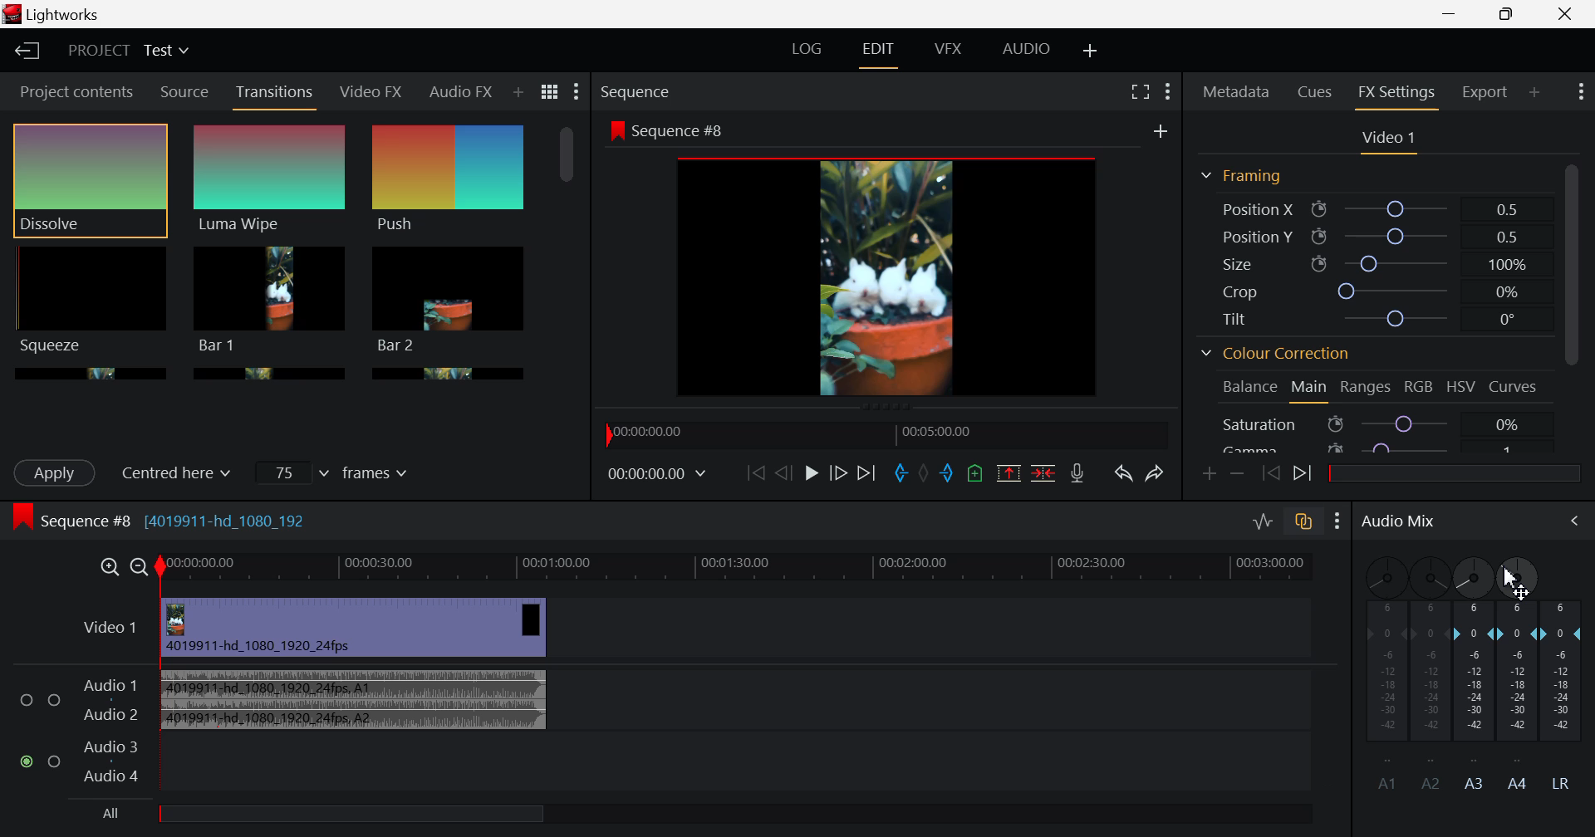 This screenshot has width=1595, height=837. What do you see at coordinates (891, 261) in the screenshot?
I see `Sequence Preview Screen` at bounding box center [891, 261].